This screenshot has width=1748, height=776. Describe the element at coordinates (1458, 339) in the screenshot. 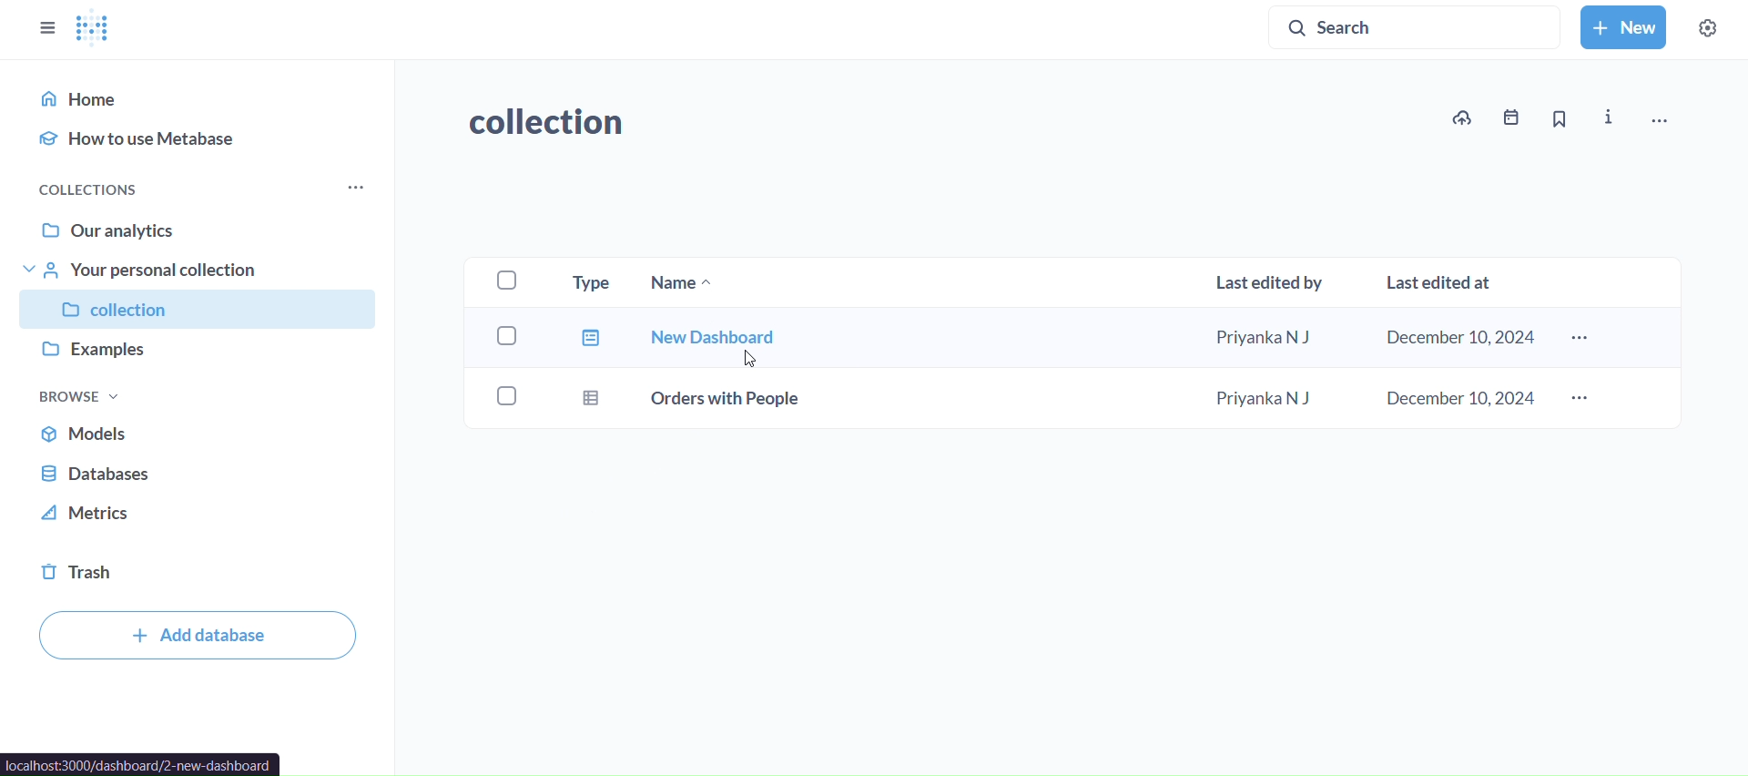

I see `december 10 2024` at that location.